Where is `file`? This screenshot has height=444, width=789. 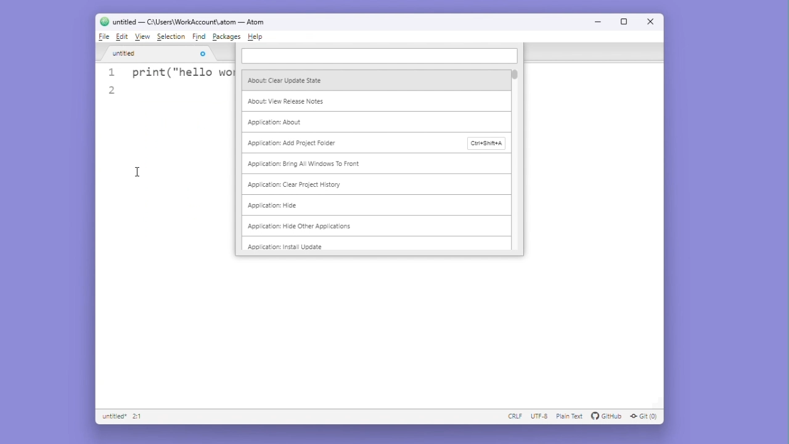
file is located at coordinates (104, 37).